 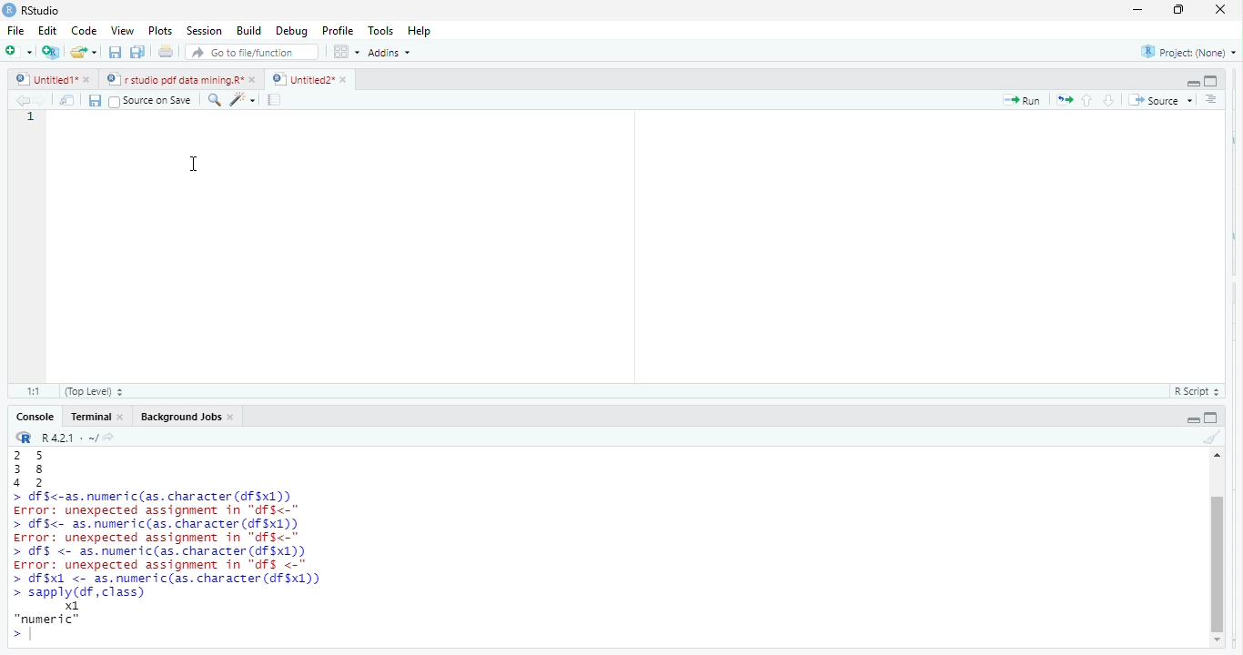 I want to click on close, so click(x=92, y=79).